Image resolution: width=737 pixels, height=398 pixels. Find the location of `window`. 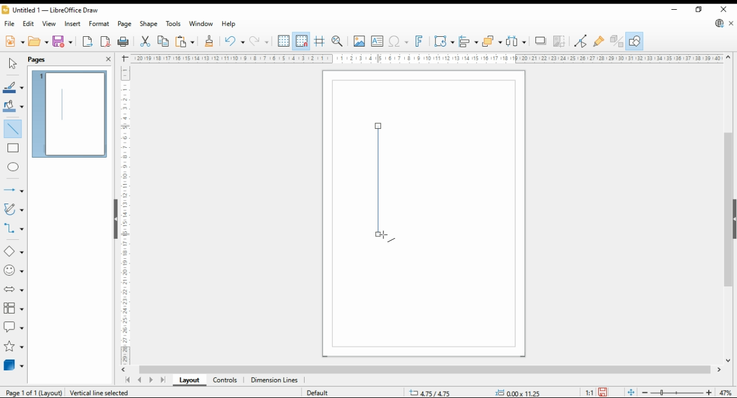

window is located at coordinates (202, 25).